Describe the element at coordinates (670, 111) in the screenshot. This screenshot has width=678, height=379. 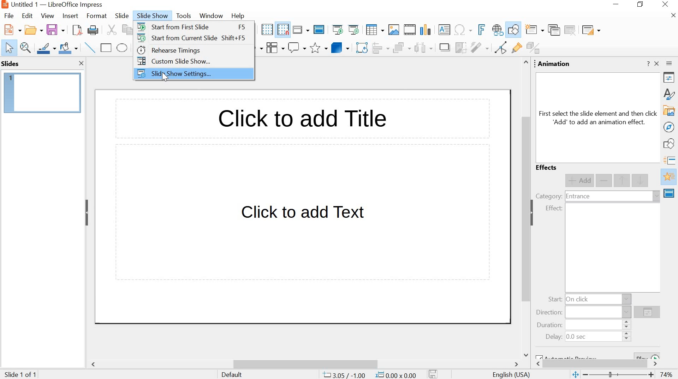
I see `gallery` at that location.